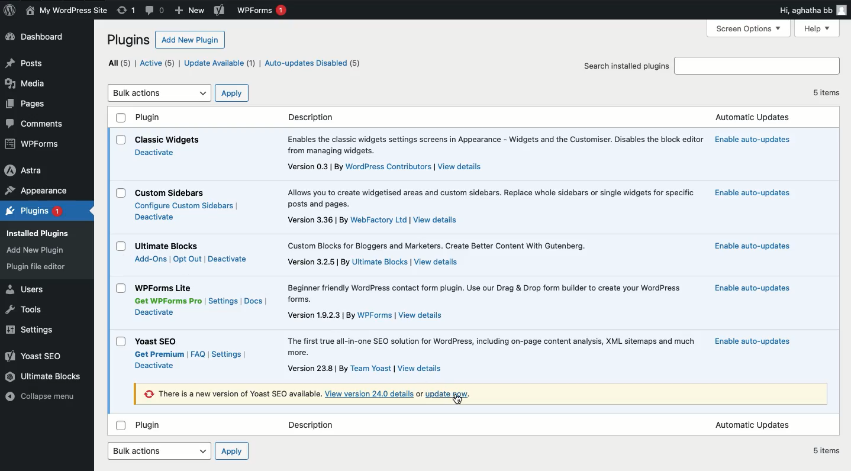  What do you see at coordinates (121, 288) in the screenshot?
I see `Checkbox` at bounding box center [121, 288].